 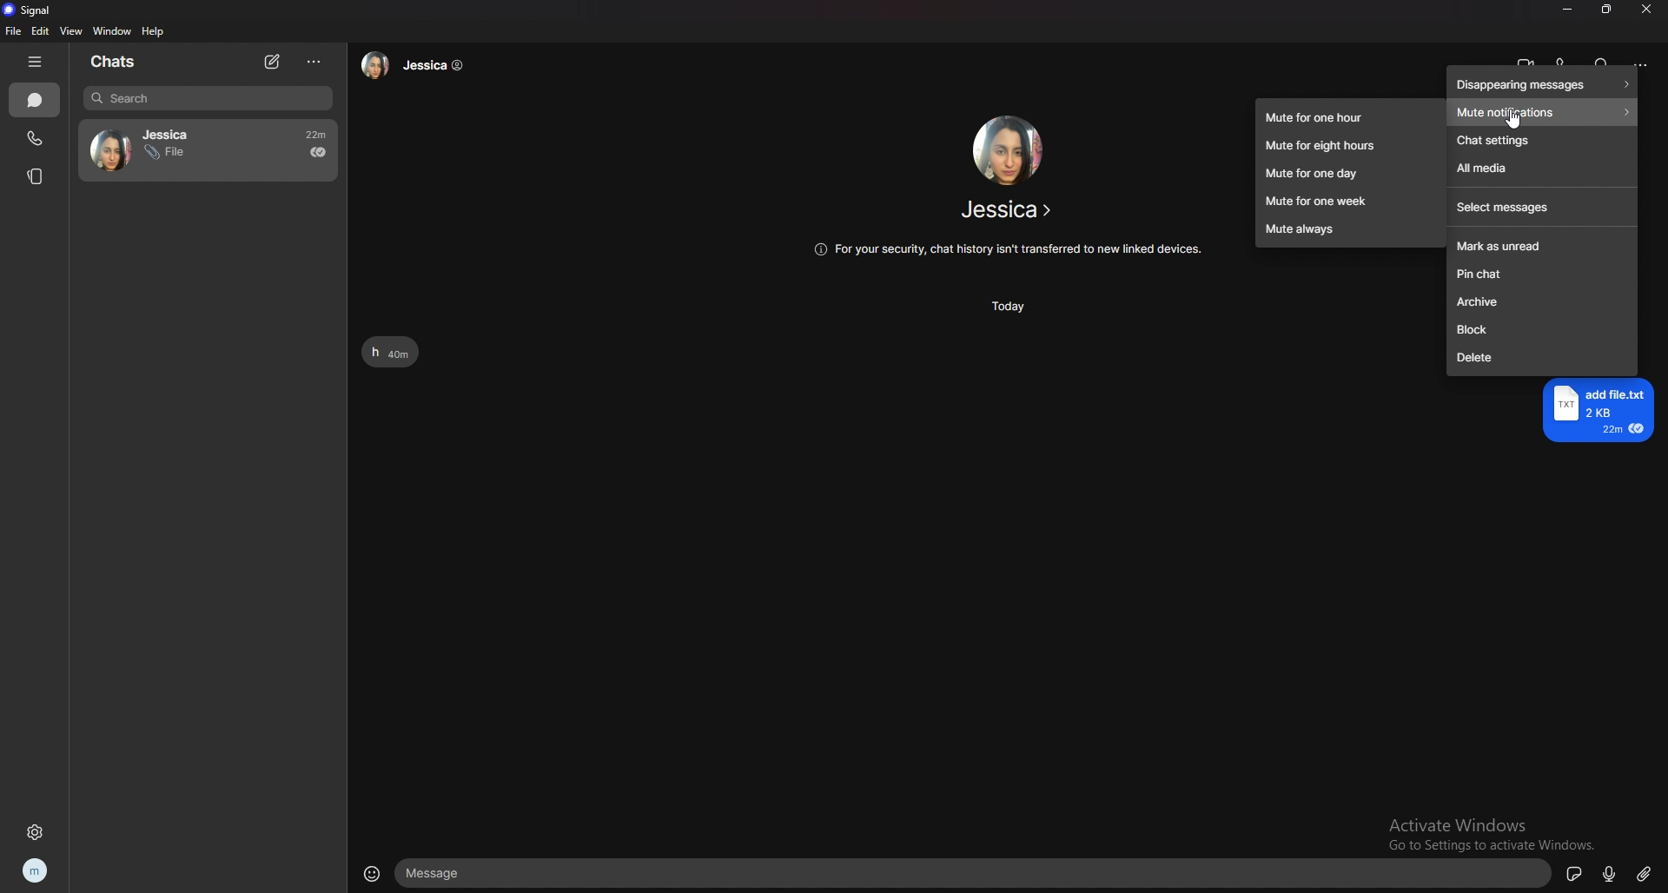 I want to click on archive, so click(x=1542, y=303).